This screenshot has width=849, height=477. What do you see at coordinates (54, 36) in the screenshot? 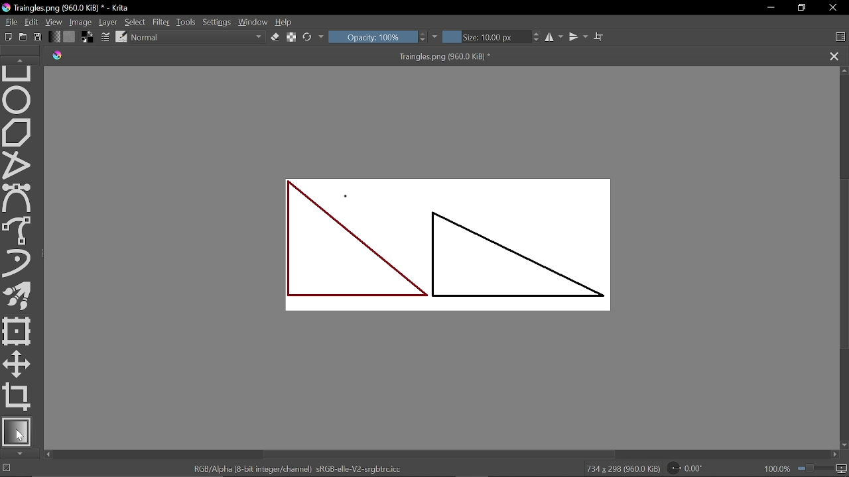
I see `Gradient fill` at bounding box center [54, 36].